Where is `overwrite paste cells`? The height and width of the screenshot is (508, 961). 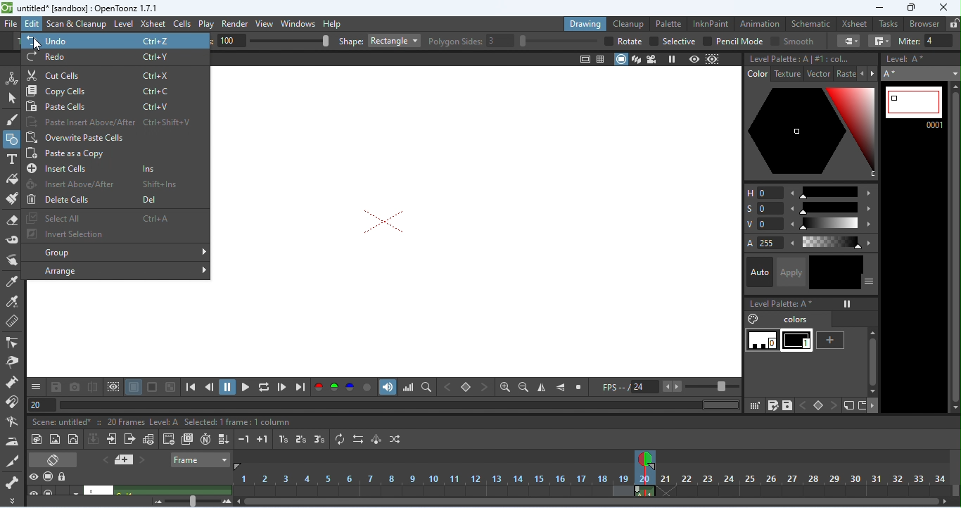 overwrite paste cells is located at coordinates (110, 136).